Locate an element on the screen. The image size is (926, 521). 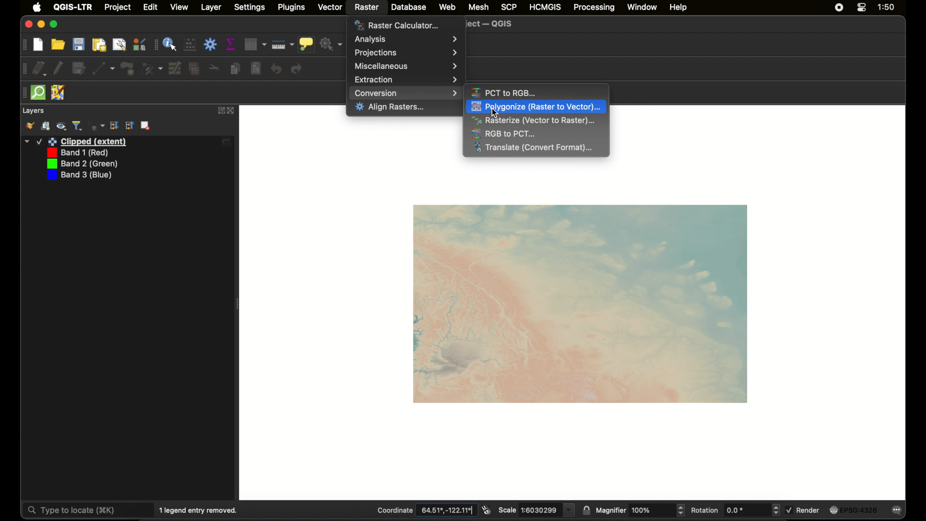
band 3 is located at coordinates (79, 176).